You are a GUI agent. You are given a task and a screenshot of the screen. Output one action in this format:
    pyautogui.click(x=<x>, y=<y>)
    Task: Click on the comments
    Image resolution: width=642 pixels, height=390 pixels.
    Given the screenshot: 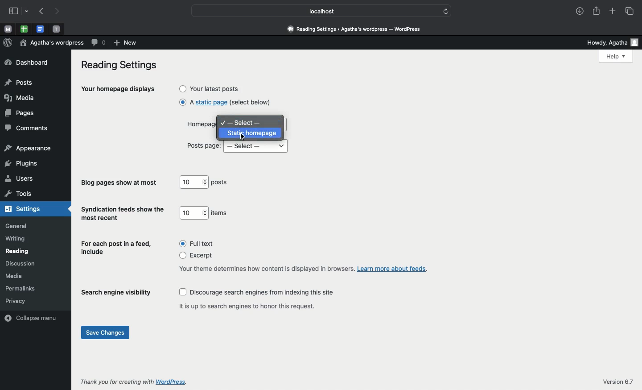 What is the action you would take?
    pyautogui.click(x=26, y=129)
    